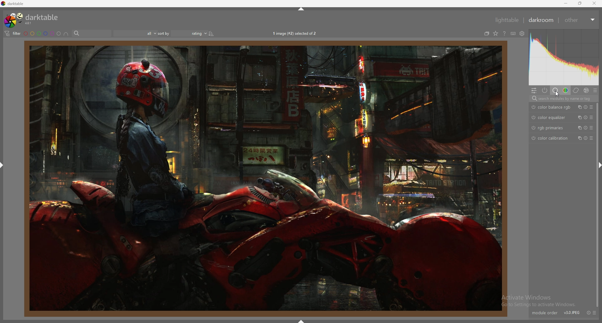  I want to click on presets, so click(591, 138).